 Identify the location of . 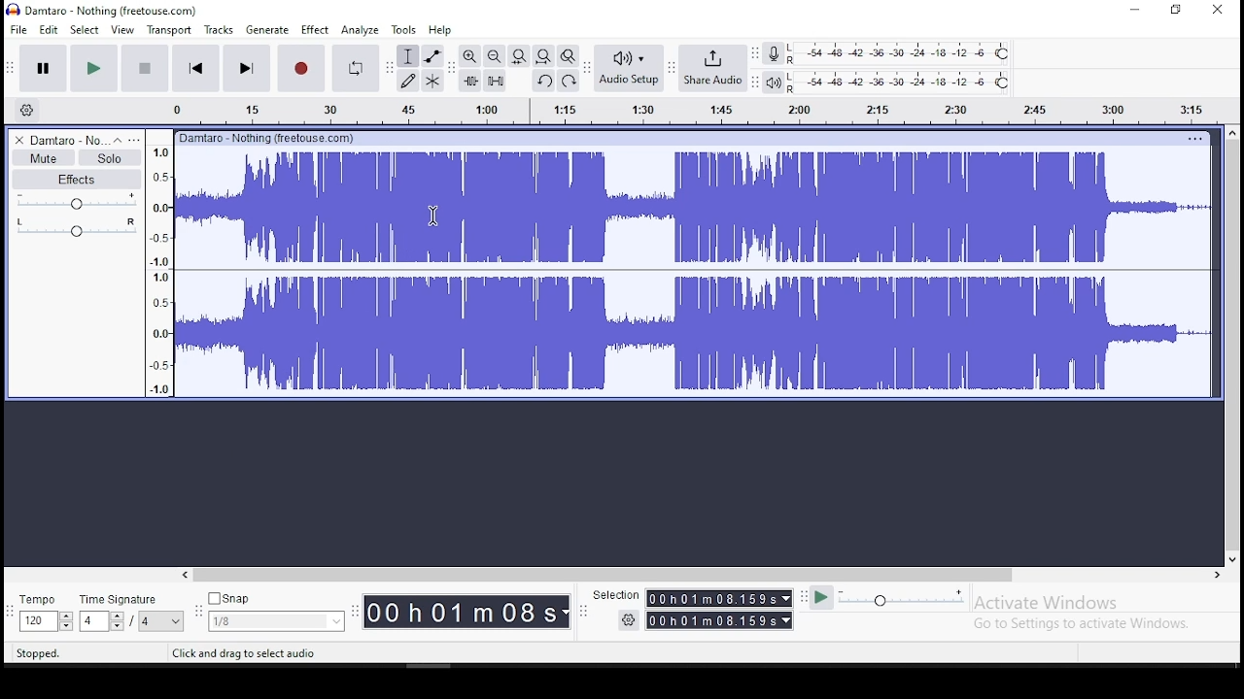
(753, 83).